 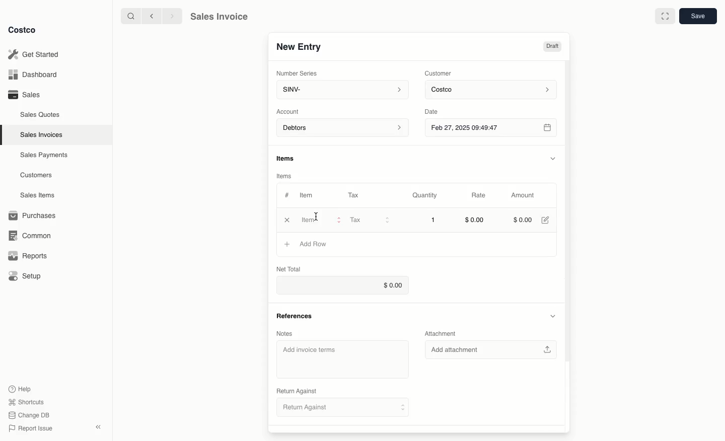 I want to click on 1, so click(x=434, y=220).